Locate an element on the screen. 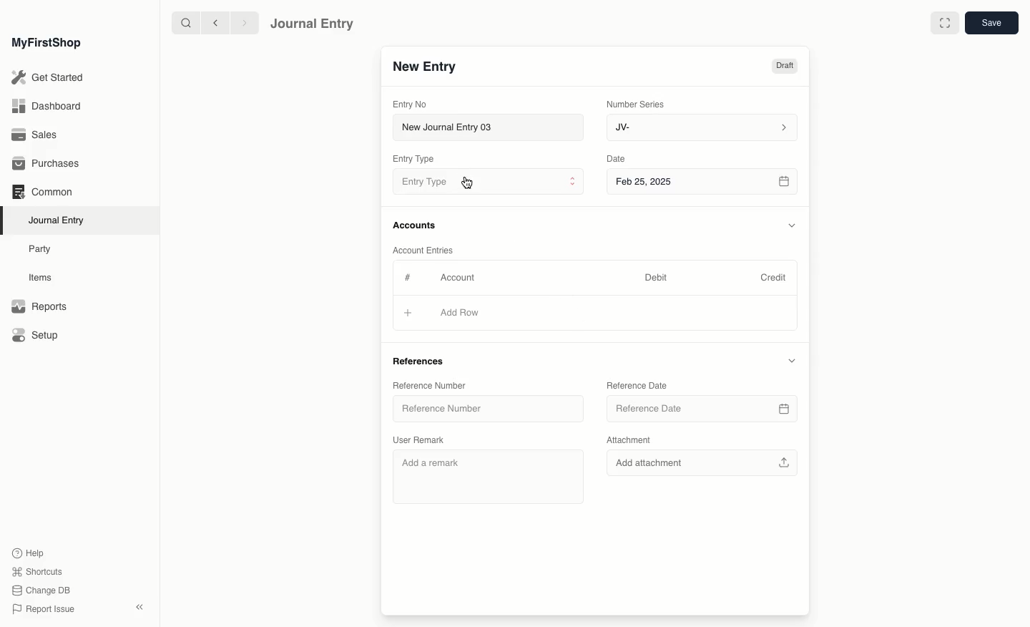 The width and height of the screenshot is (1030, 627). Debit is located at coordinates (656, 277).